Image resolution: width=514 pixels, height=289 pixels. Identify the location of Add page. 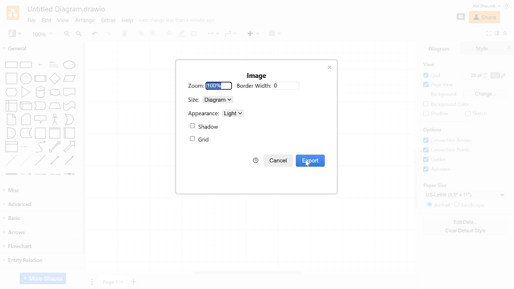
(133, 282).